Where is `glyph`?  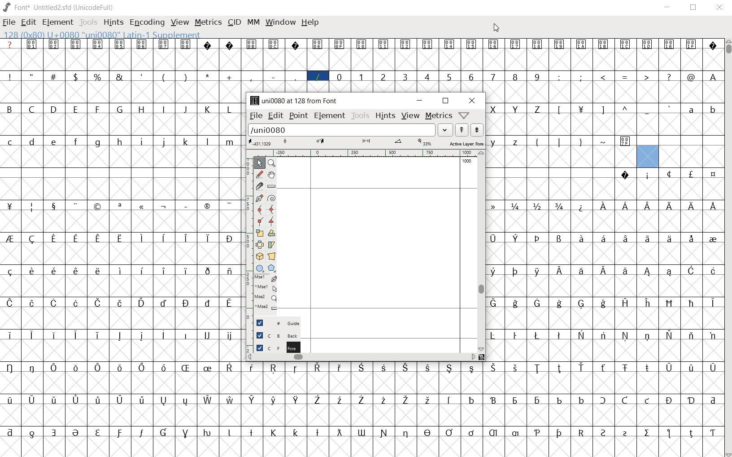
glyph is located at coordinates (142, 76).